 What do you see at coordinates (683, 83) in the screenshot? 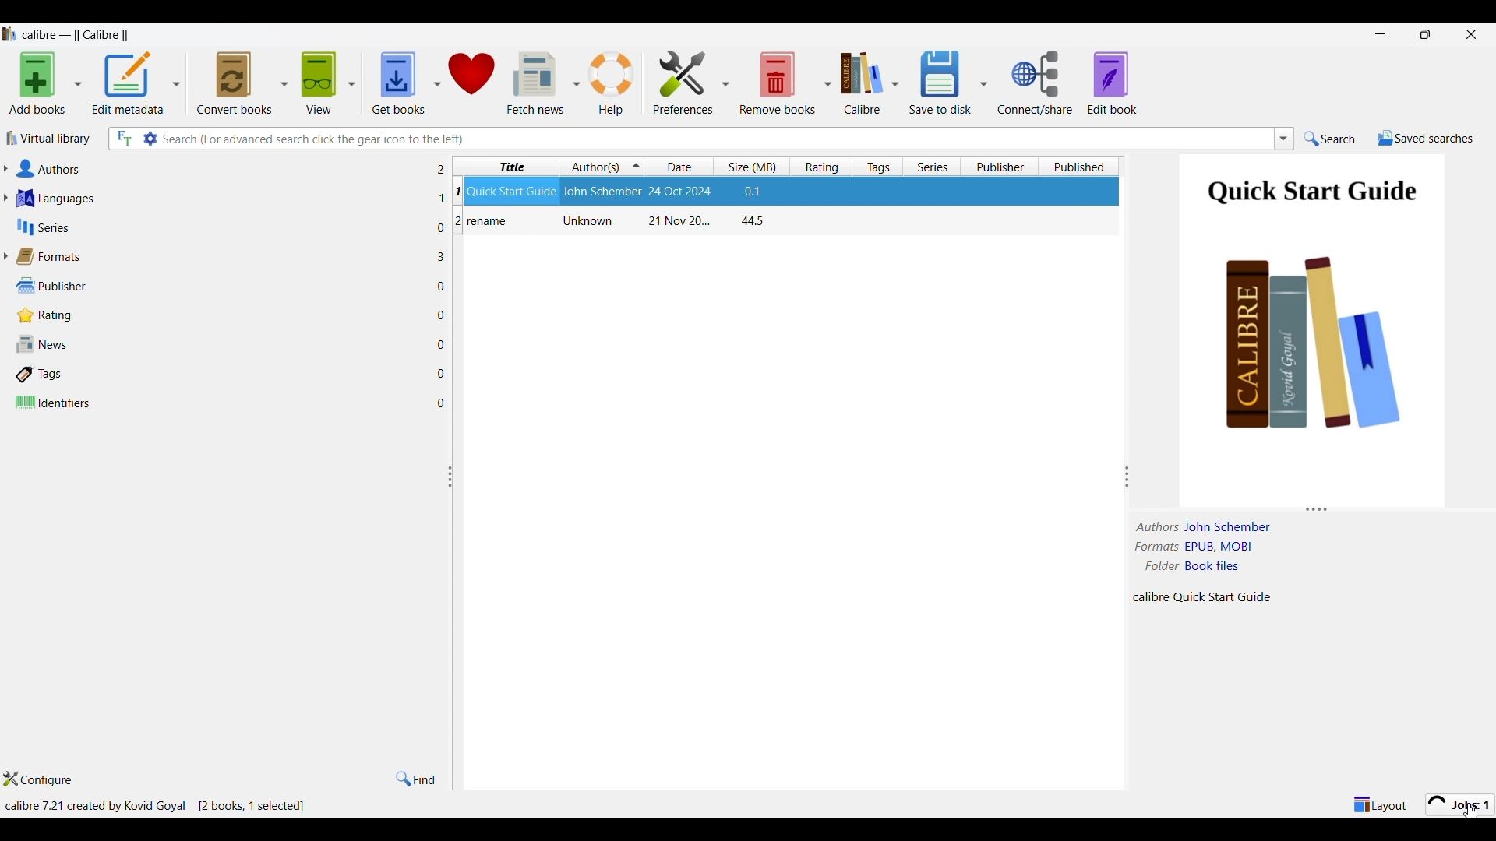
I see `Preferences` at bounding box center [683, 83].